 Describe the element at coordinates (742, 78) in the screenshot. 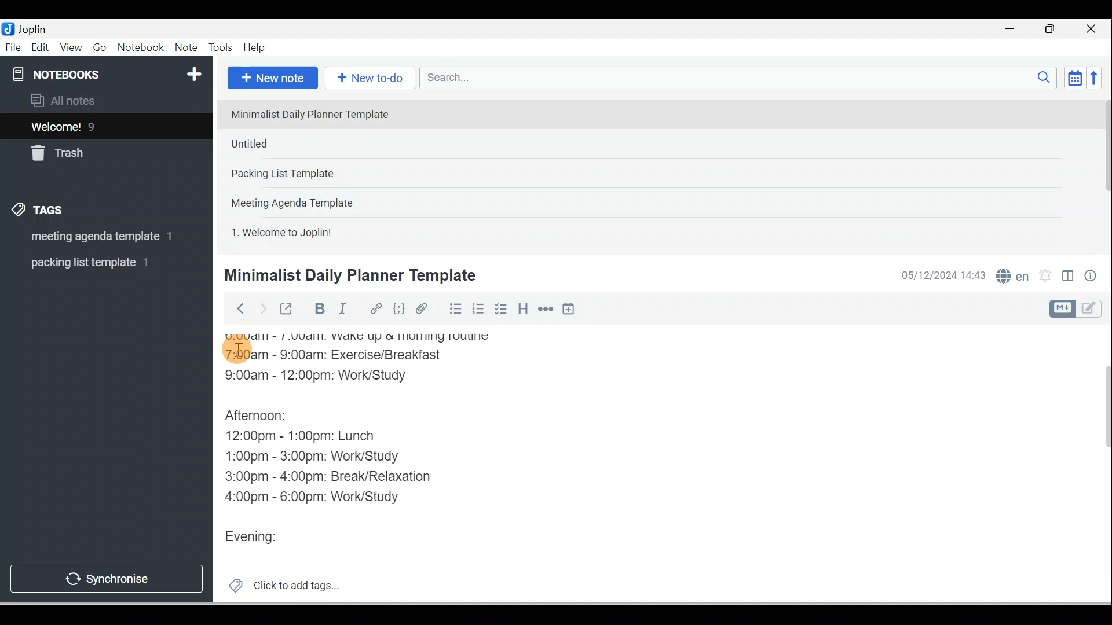

I see `Search bar` at that location.